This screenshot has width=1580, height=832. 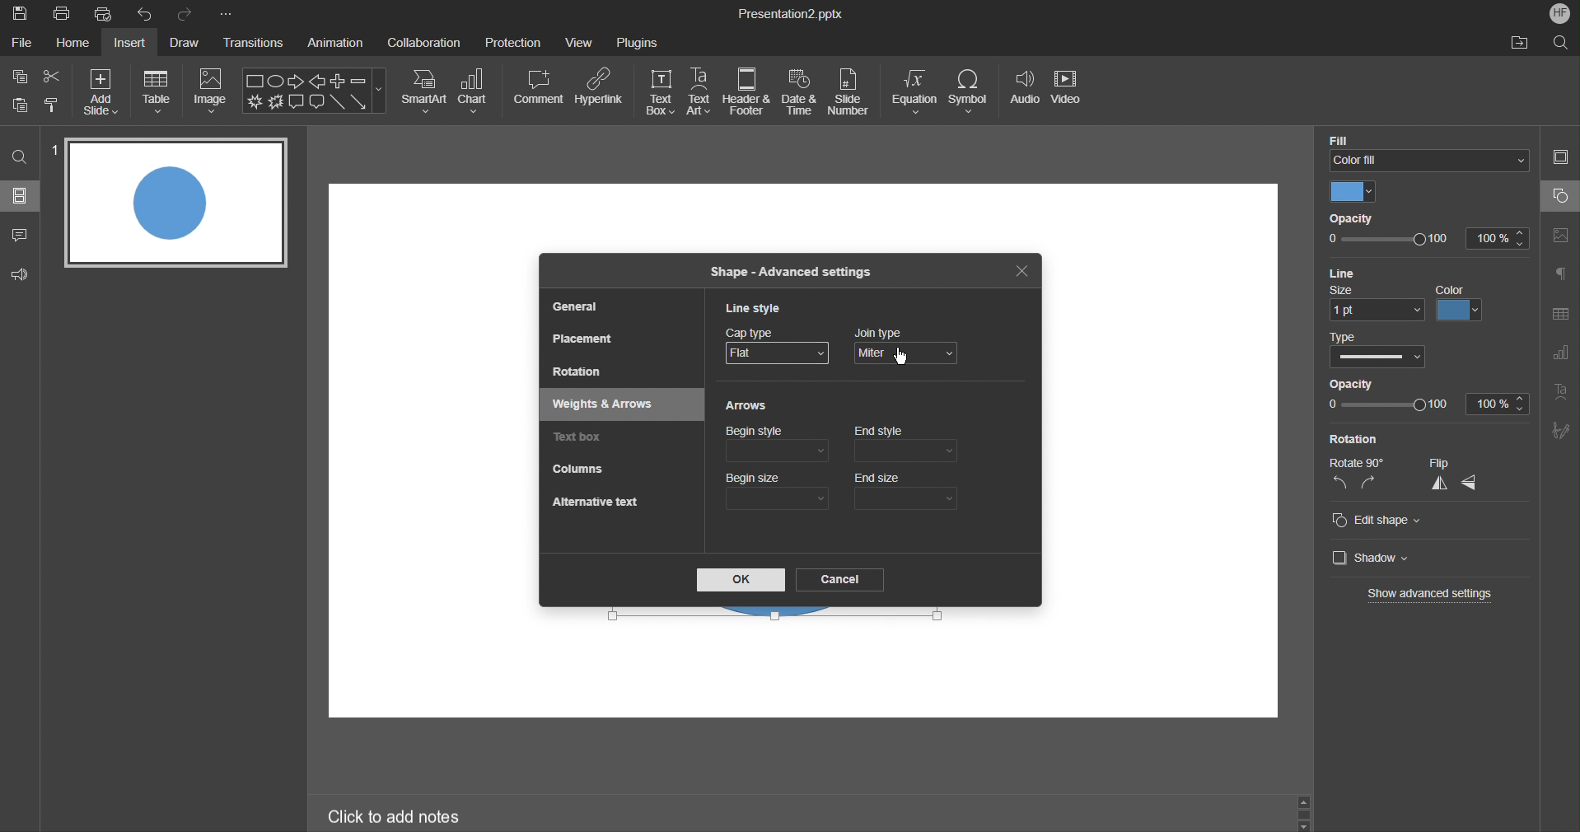 What do you see at coordinates (581, 438) in the screenshot?
I see `Text box` at bounding box center [581, 438].